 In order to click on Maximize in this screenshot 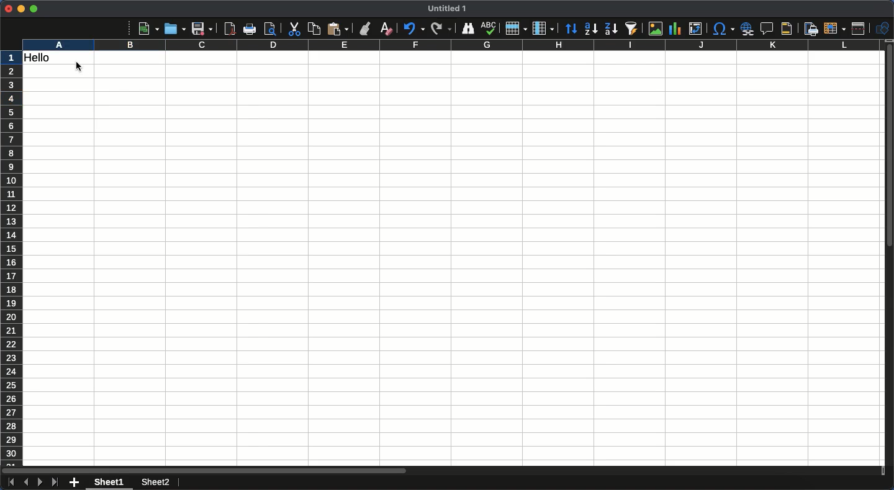, I will do `click(34, 9)`.